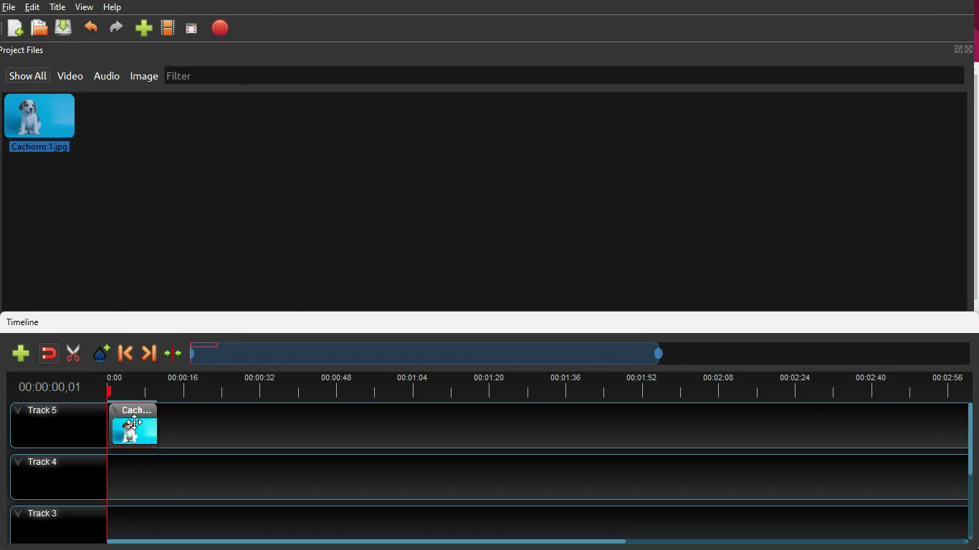 This screenshot has height=550, width=979. Describe the element at coordinates (9, 6) in the screenshot. I see `file` at that location.